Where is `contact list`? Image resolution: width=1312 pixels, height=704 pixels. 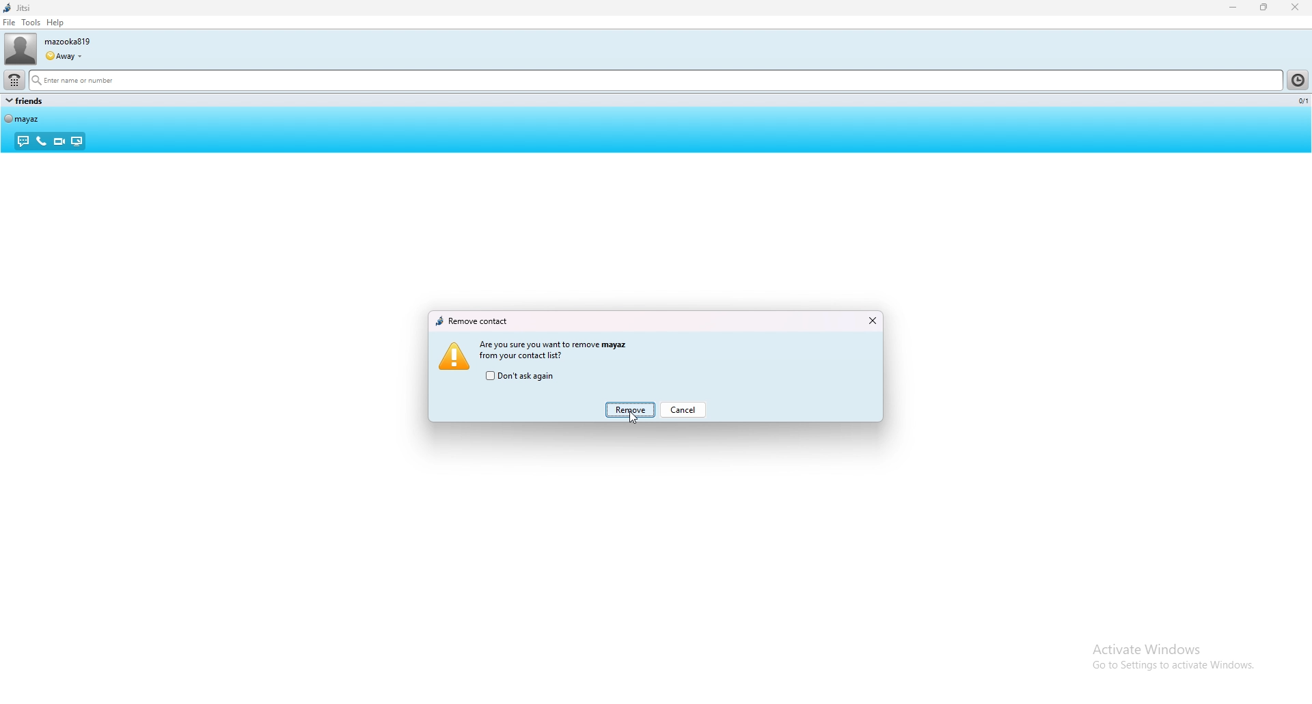
contact list is located at coordinates (1297, 81).